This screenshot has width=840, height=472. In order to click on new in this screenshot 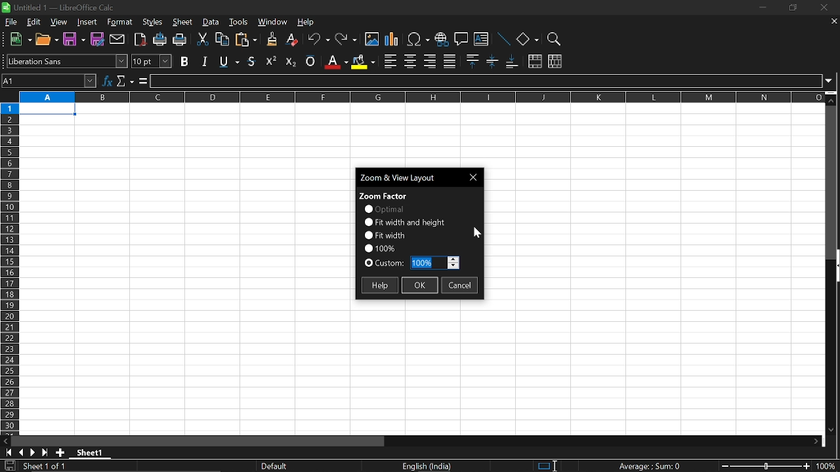, I will do `click(21, 40)`.